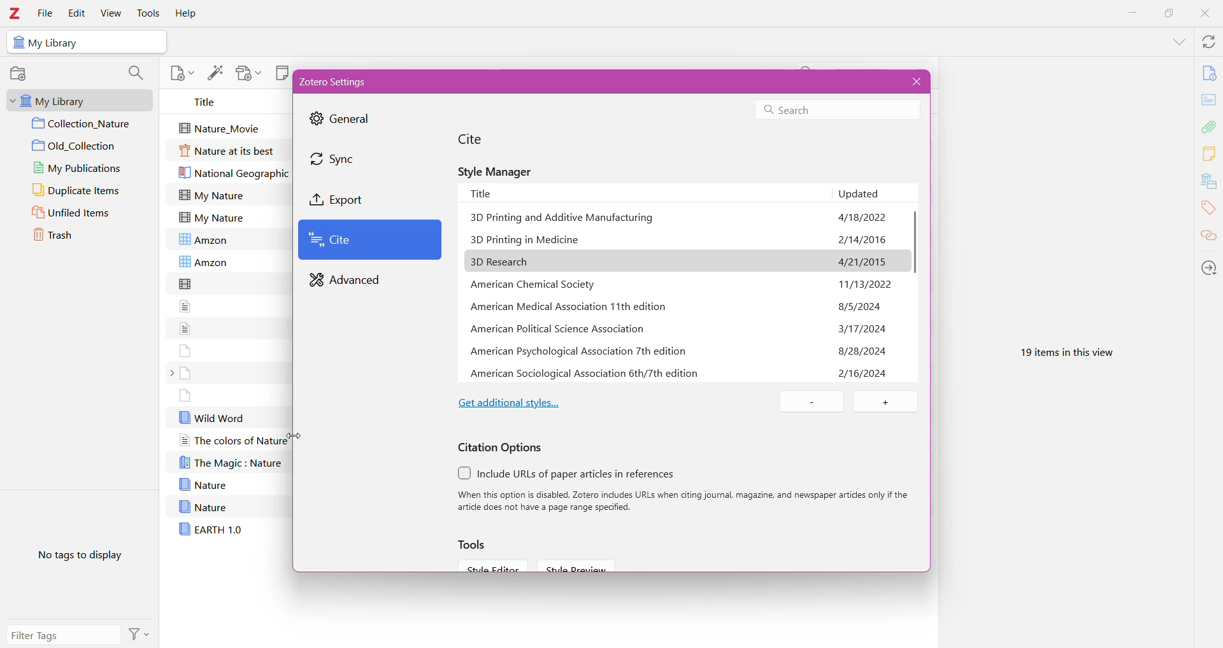  What do you see at coordinates (203, 484) in the screenshot?
I see `Nature` at bounding box center [203, 484].